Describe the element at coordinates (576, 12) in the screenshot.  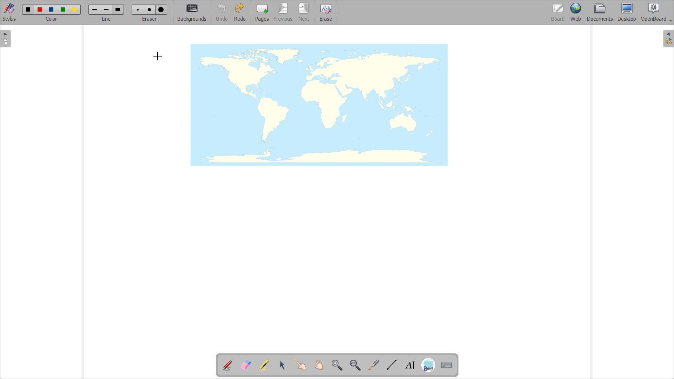
I see `web` at that location.